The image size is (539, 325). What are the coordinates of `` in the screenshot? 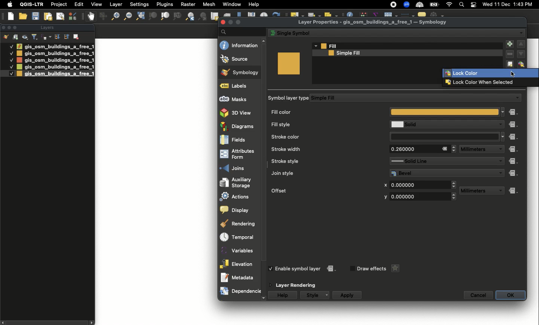 It's located at (3, 16).